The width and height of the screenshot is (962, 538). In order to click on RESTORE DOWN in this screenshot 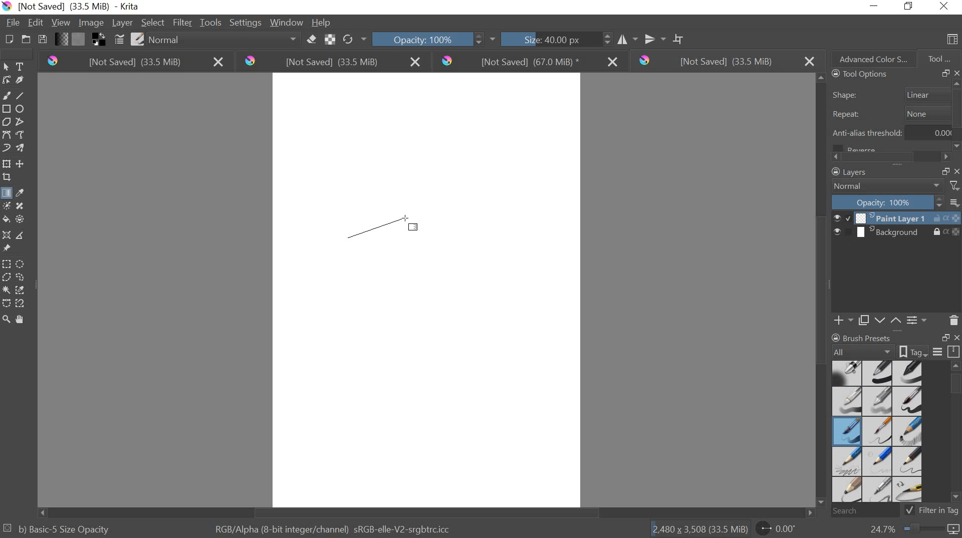, I will do `click(911, 7)`.